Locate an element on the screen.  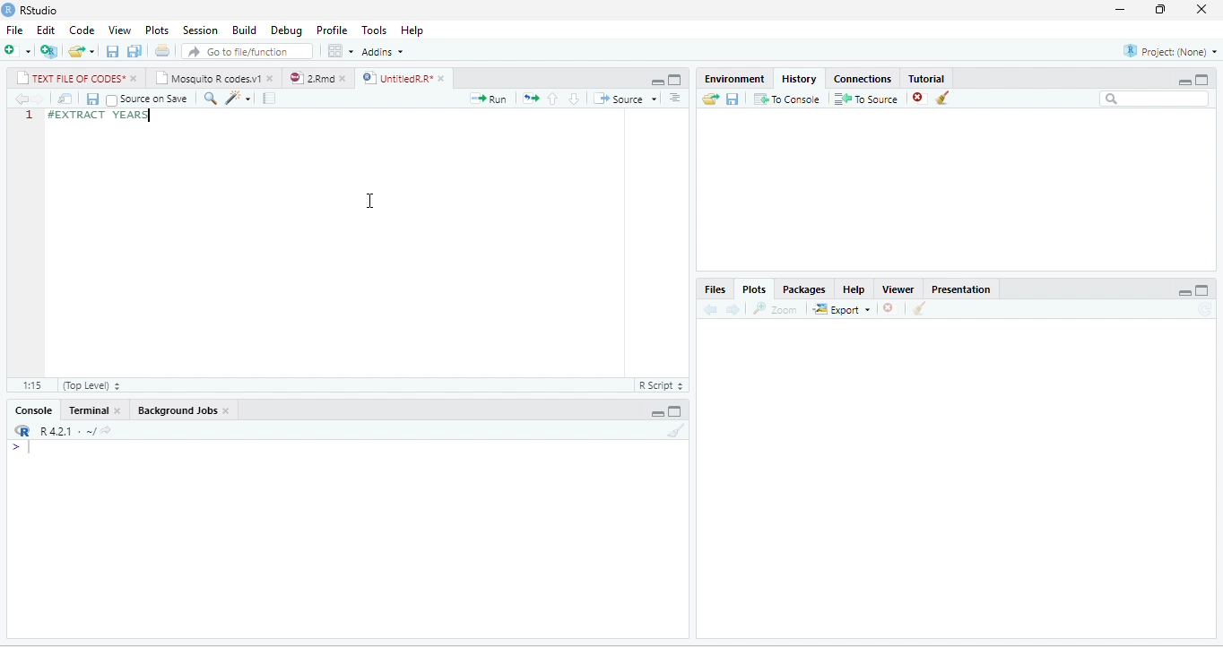
#EXTRACT YEARS is located at coordinates (101, 116).